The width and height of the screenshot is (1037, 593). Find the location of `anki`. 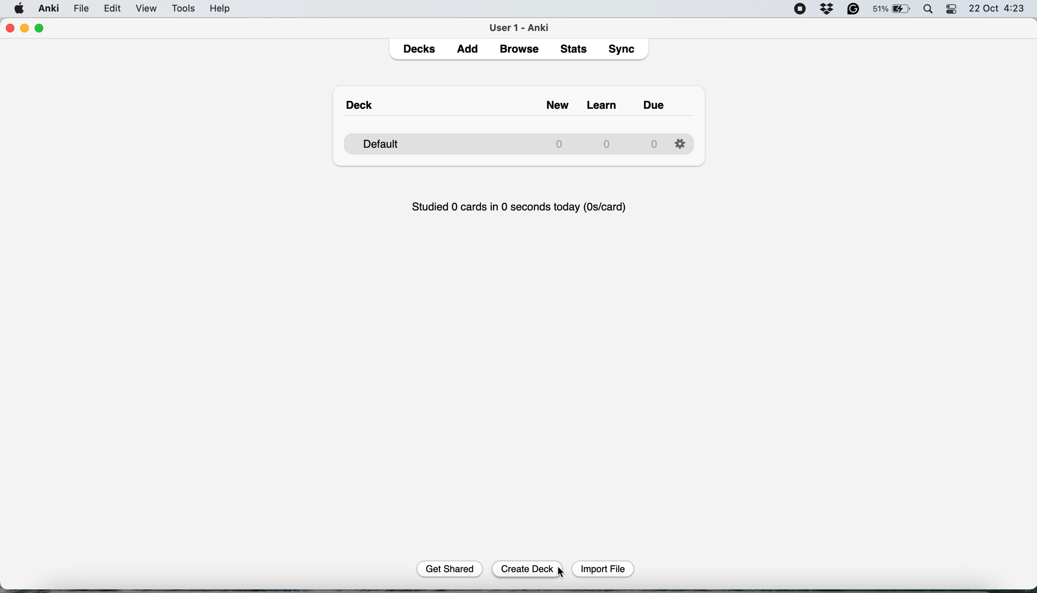

anki is located at coordinates (49, 9).